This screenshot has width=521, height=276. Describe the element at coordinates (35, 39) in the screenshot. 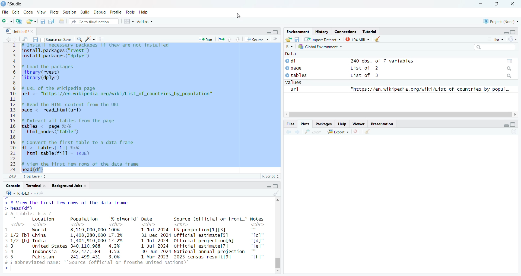

I see `save` at that location.